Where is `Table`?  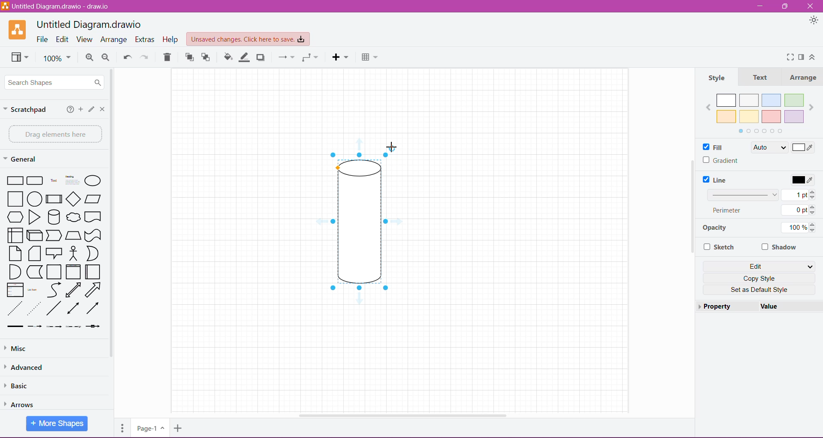
Table is located at coordinates (370, 58).